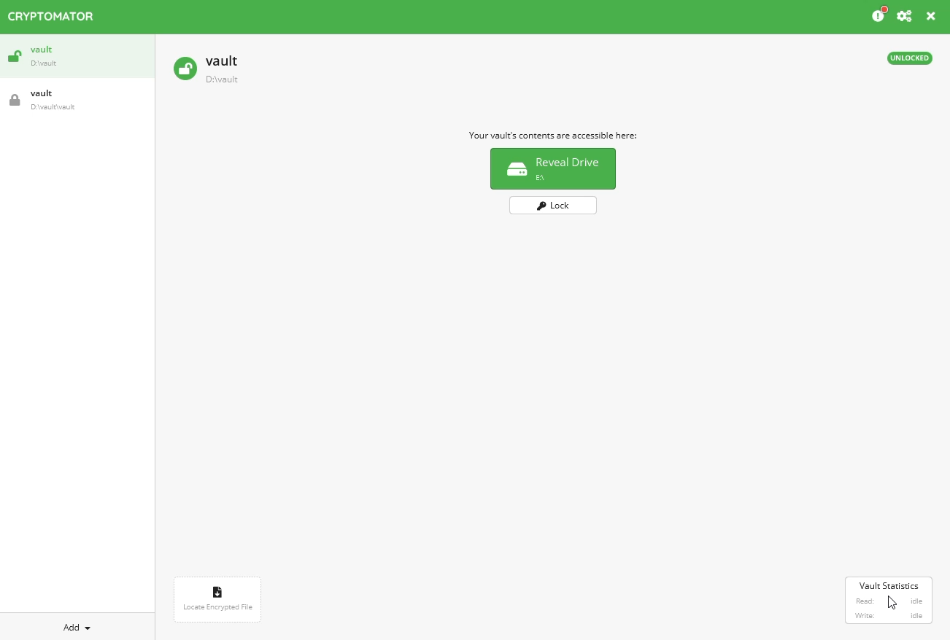 Image resolution: width=950 pixels, height=640 pixels. What do you see at coordinates (933, 16) in the screenshot?
I see `close` at bounding box center [933, 16].